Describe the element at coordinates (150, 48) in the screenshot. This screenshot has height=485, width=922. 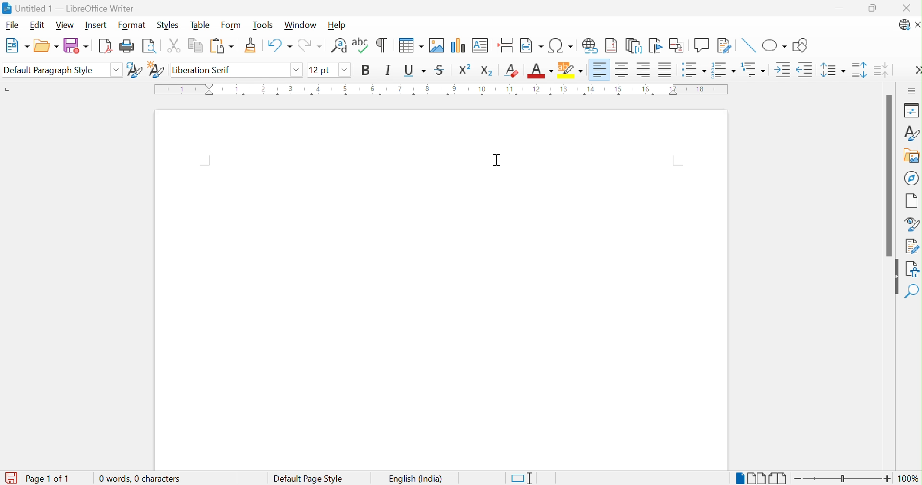
I see `Toggle print preview` at that location.